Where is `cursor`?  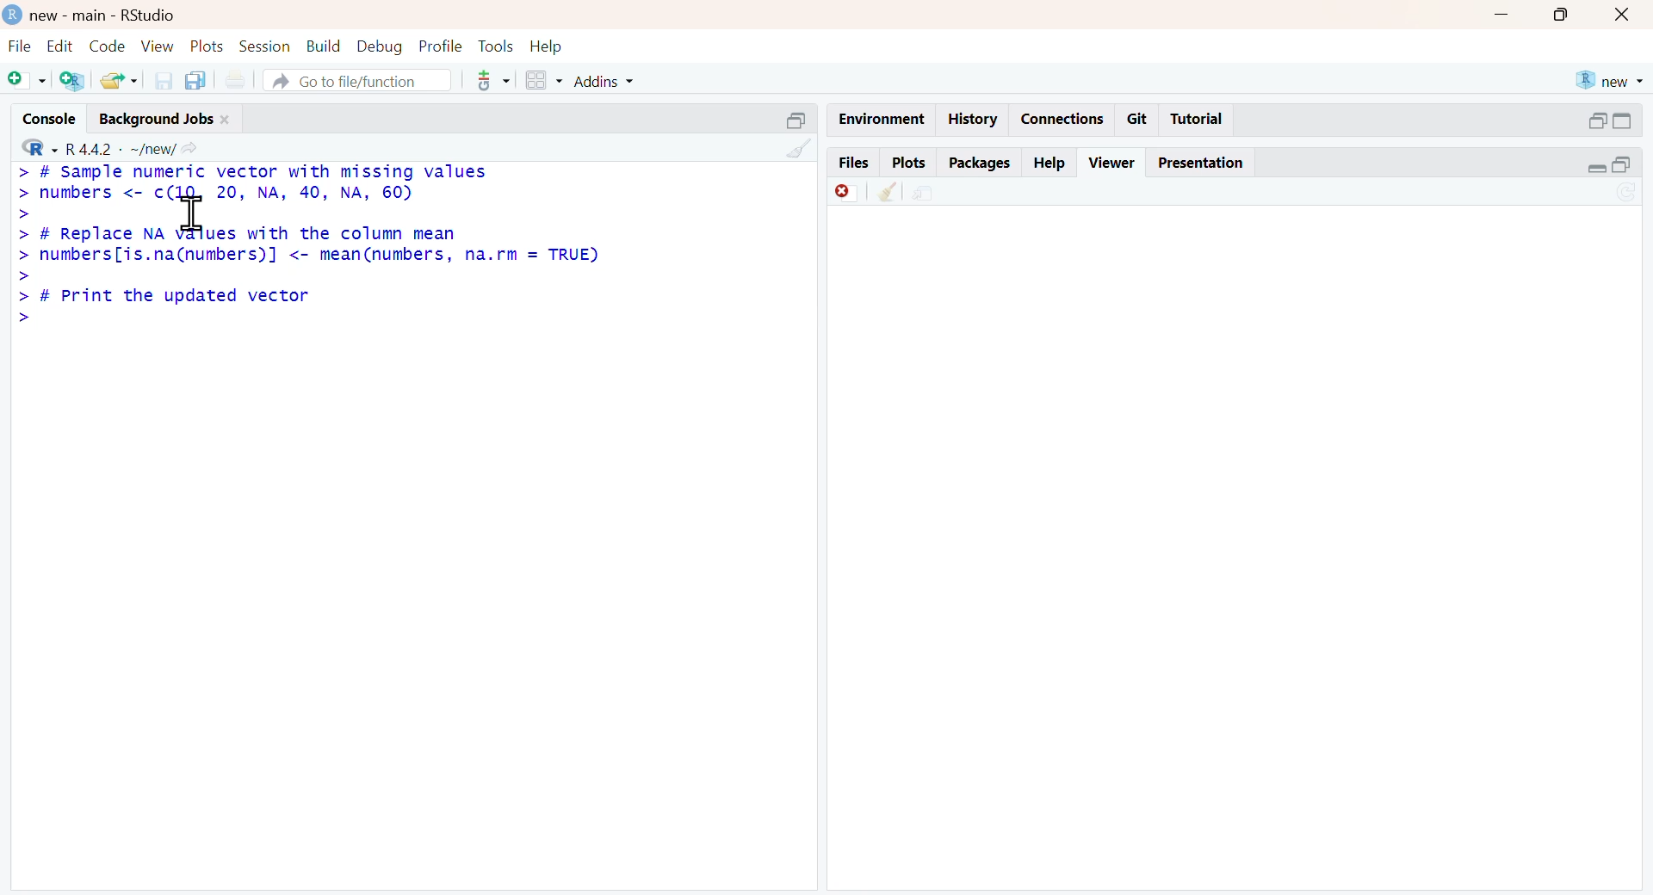
cursor is located at coordinates (193, 212).